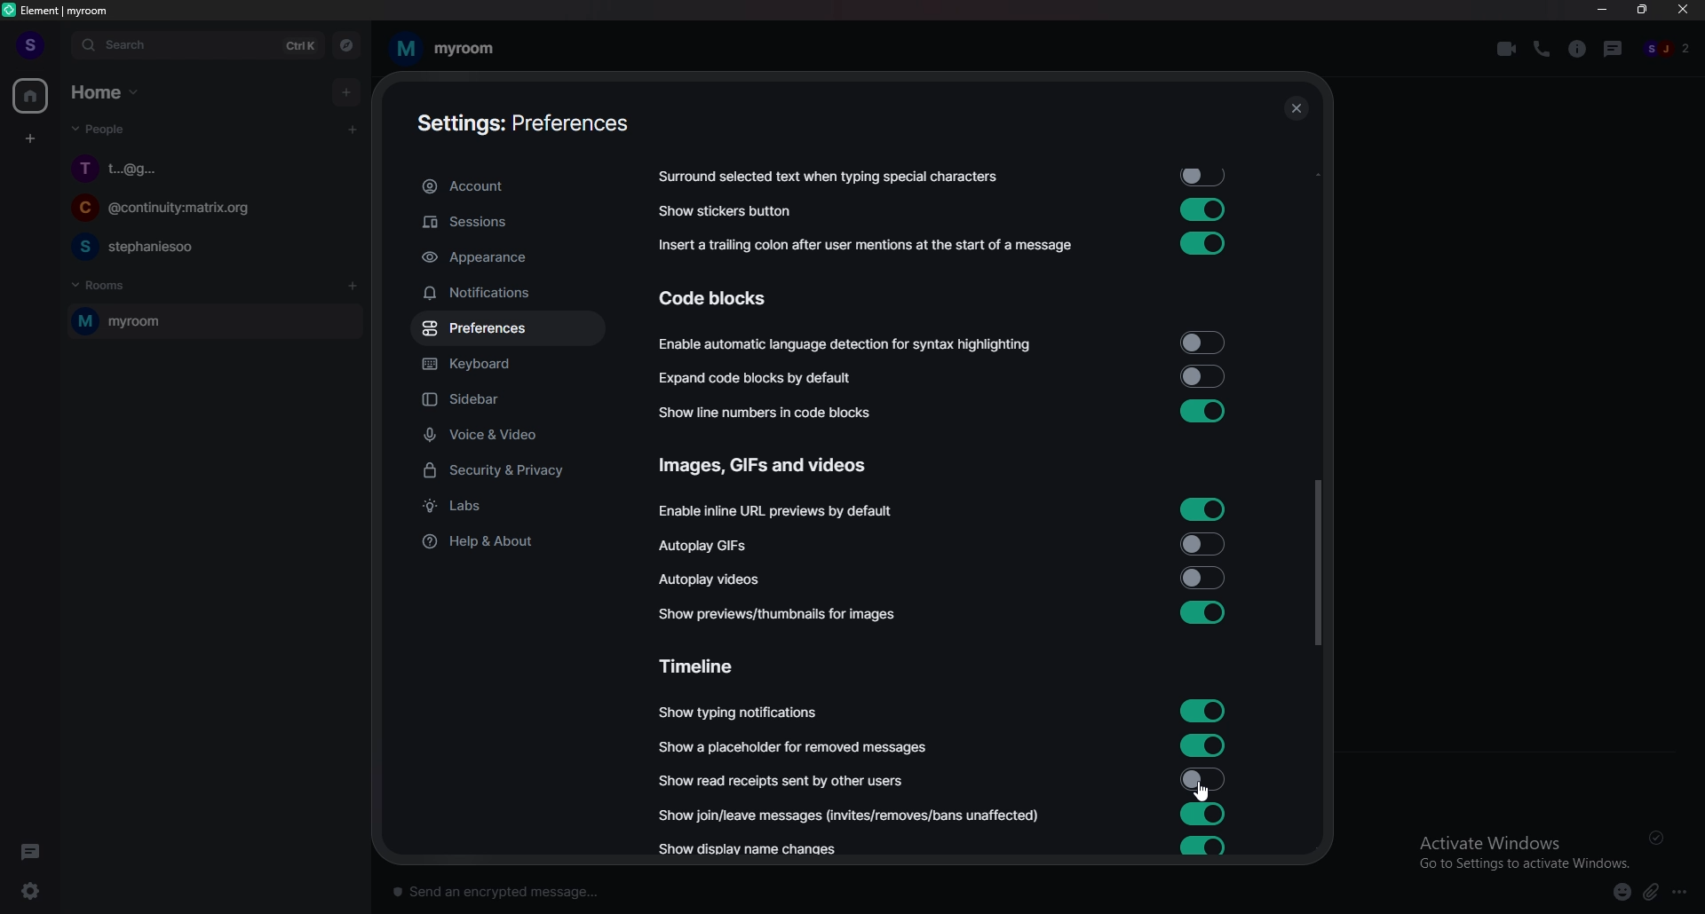 Image resolution: width=1705 pixels, height=914 pixels. What do you see at coordinates (32, 139) in the screenshot?
I see `create a space` at bounding box center [32, 139].